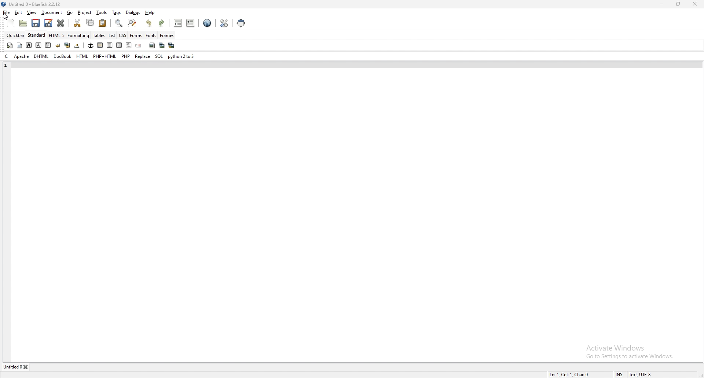 The height and width of the screenshot is (378, 704). I want to click on cursor, so click(7, 17).